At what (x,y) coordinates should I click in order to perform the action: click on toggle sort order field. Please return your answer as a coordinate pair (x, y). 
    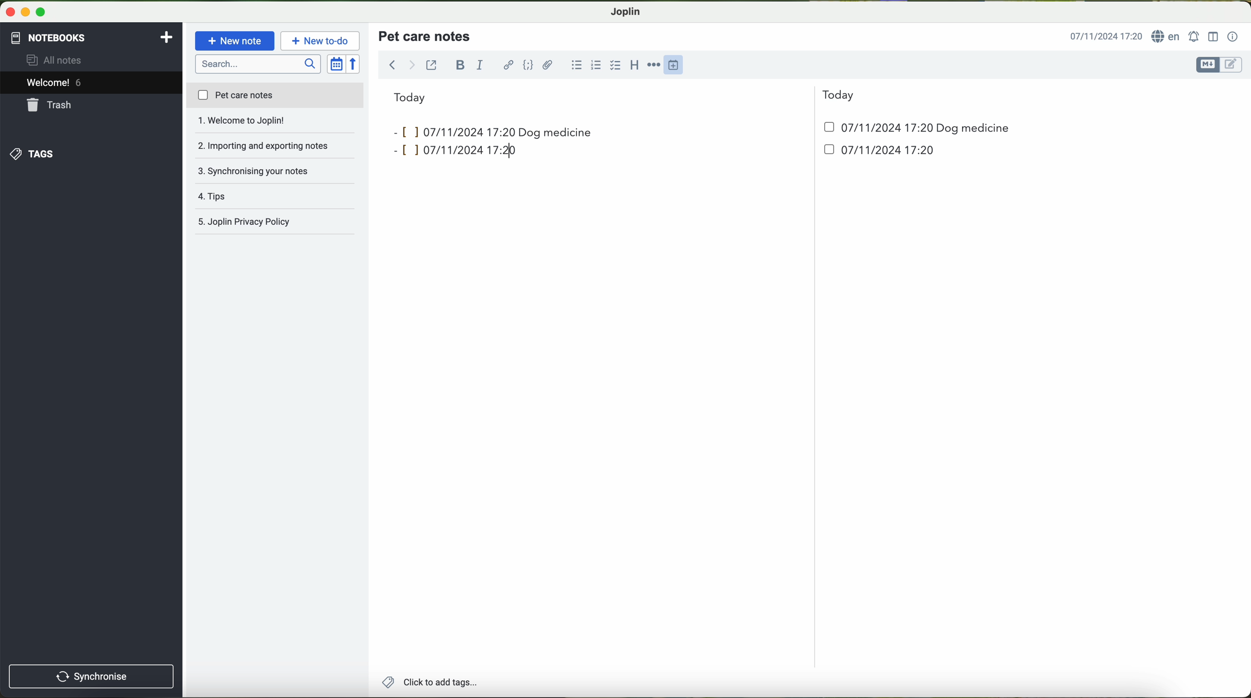
    Looking at the image, I should click on (337, 65).